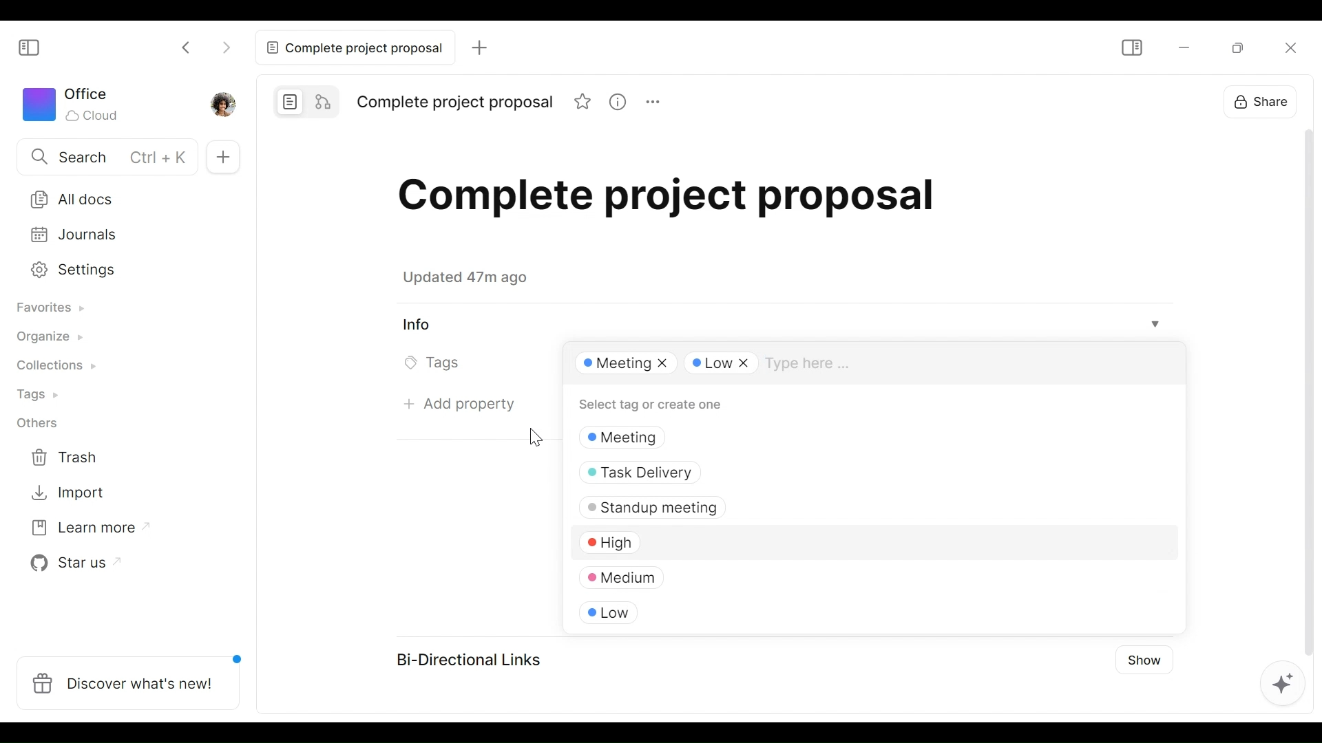  Describe the element at coordinates (55, 308) in the screenshot. I see `Favorites` at that location.